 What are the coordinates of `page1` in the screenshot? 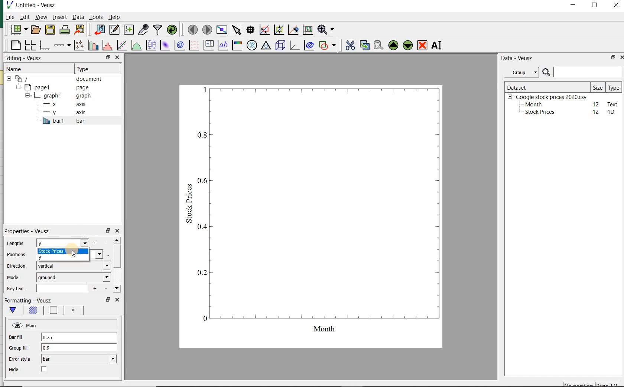 It's located at (54, 87).